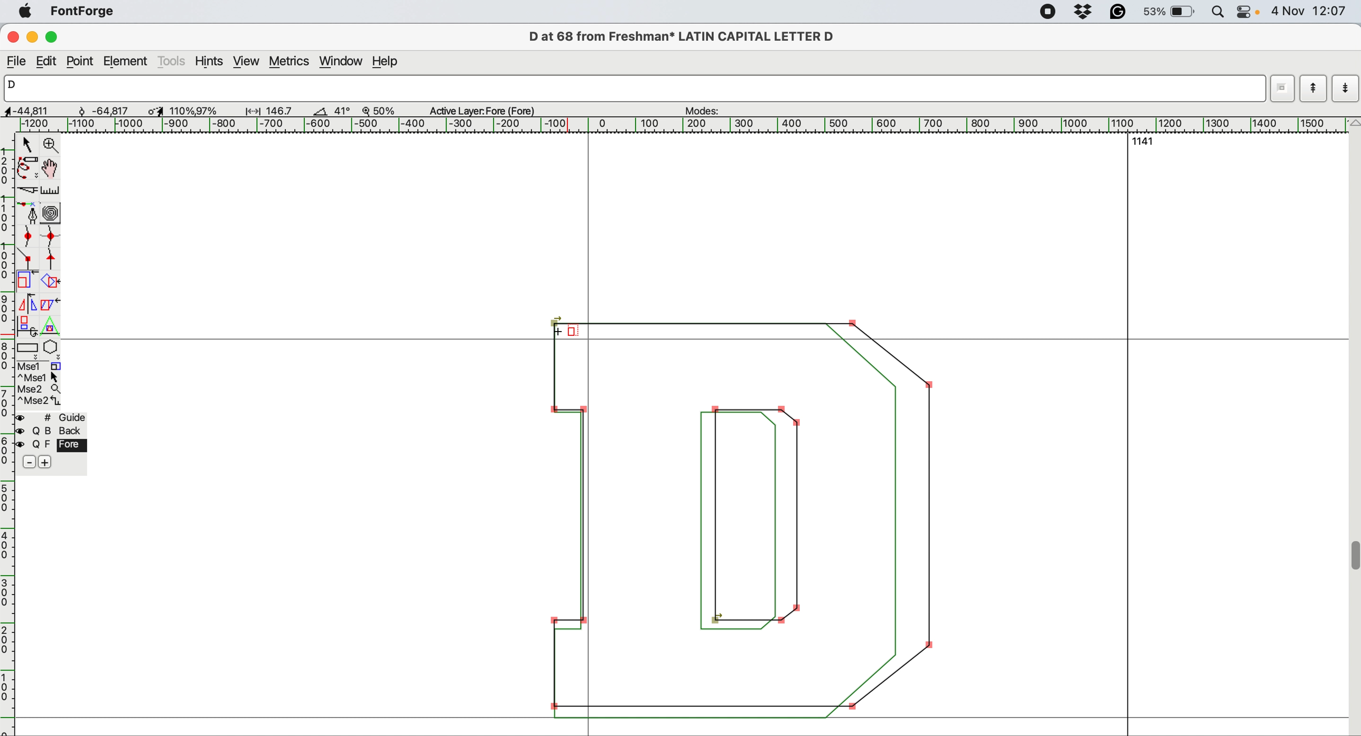 The width and height of the screenshot is (1361, 736). I want to click on pointer, so click(29, 144).